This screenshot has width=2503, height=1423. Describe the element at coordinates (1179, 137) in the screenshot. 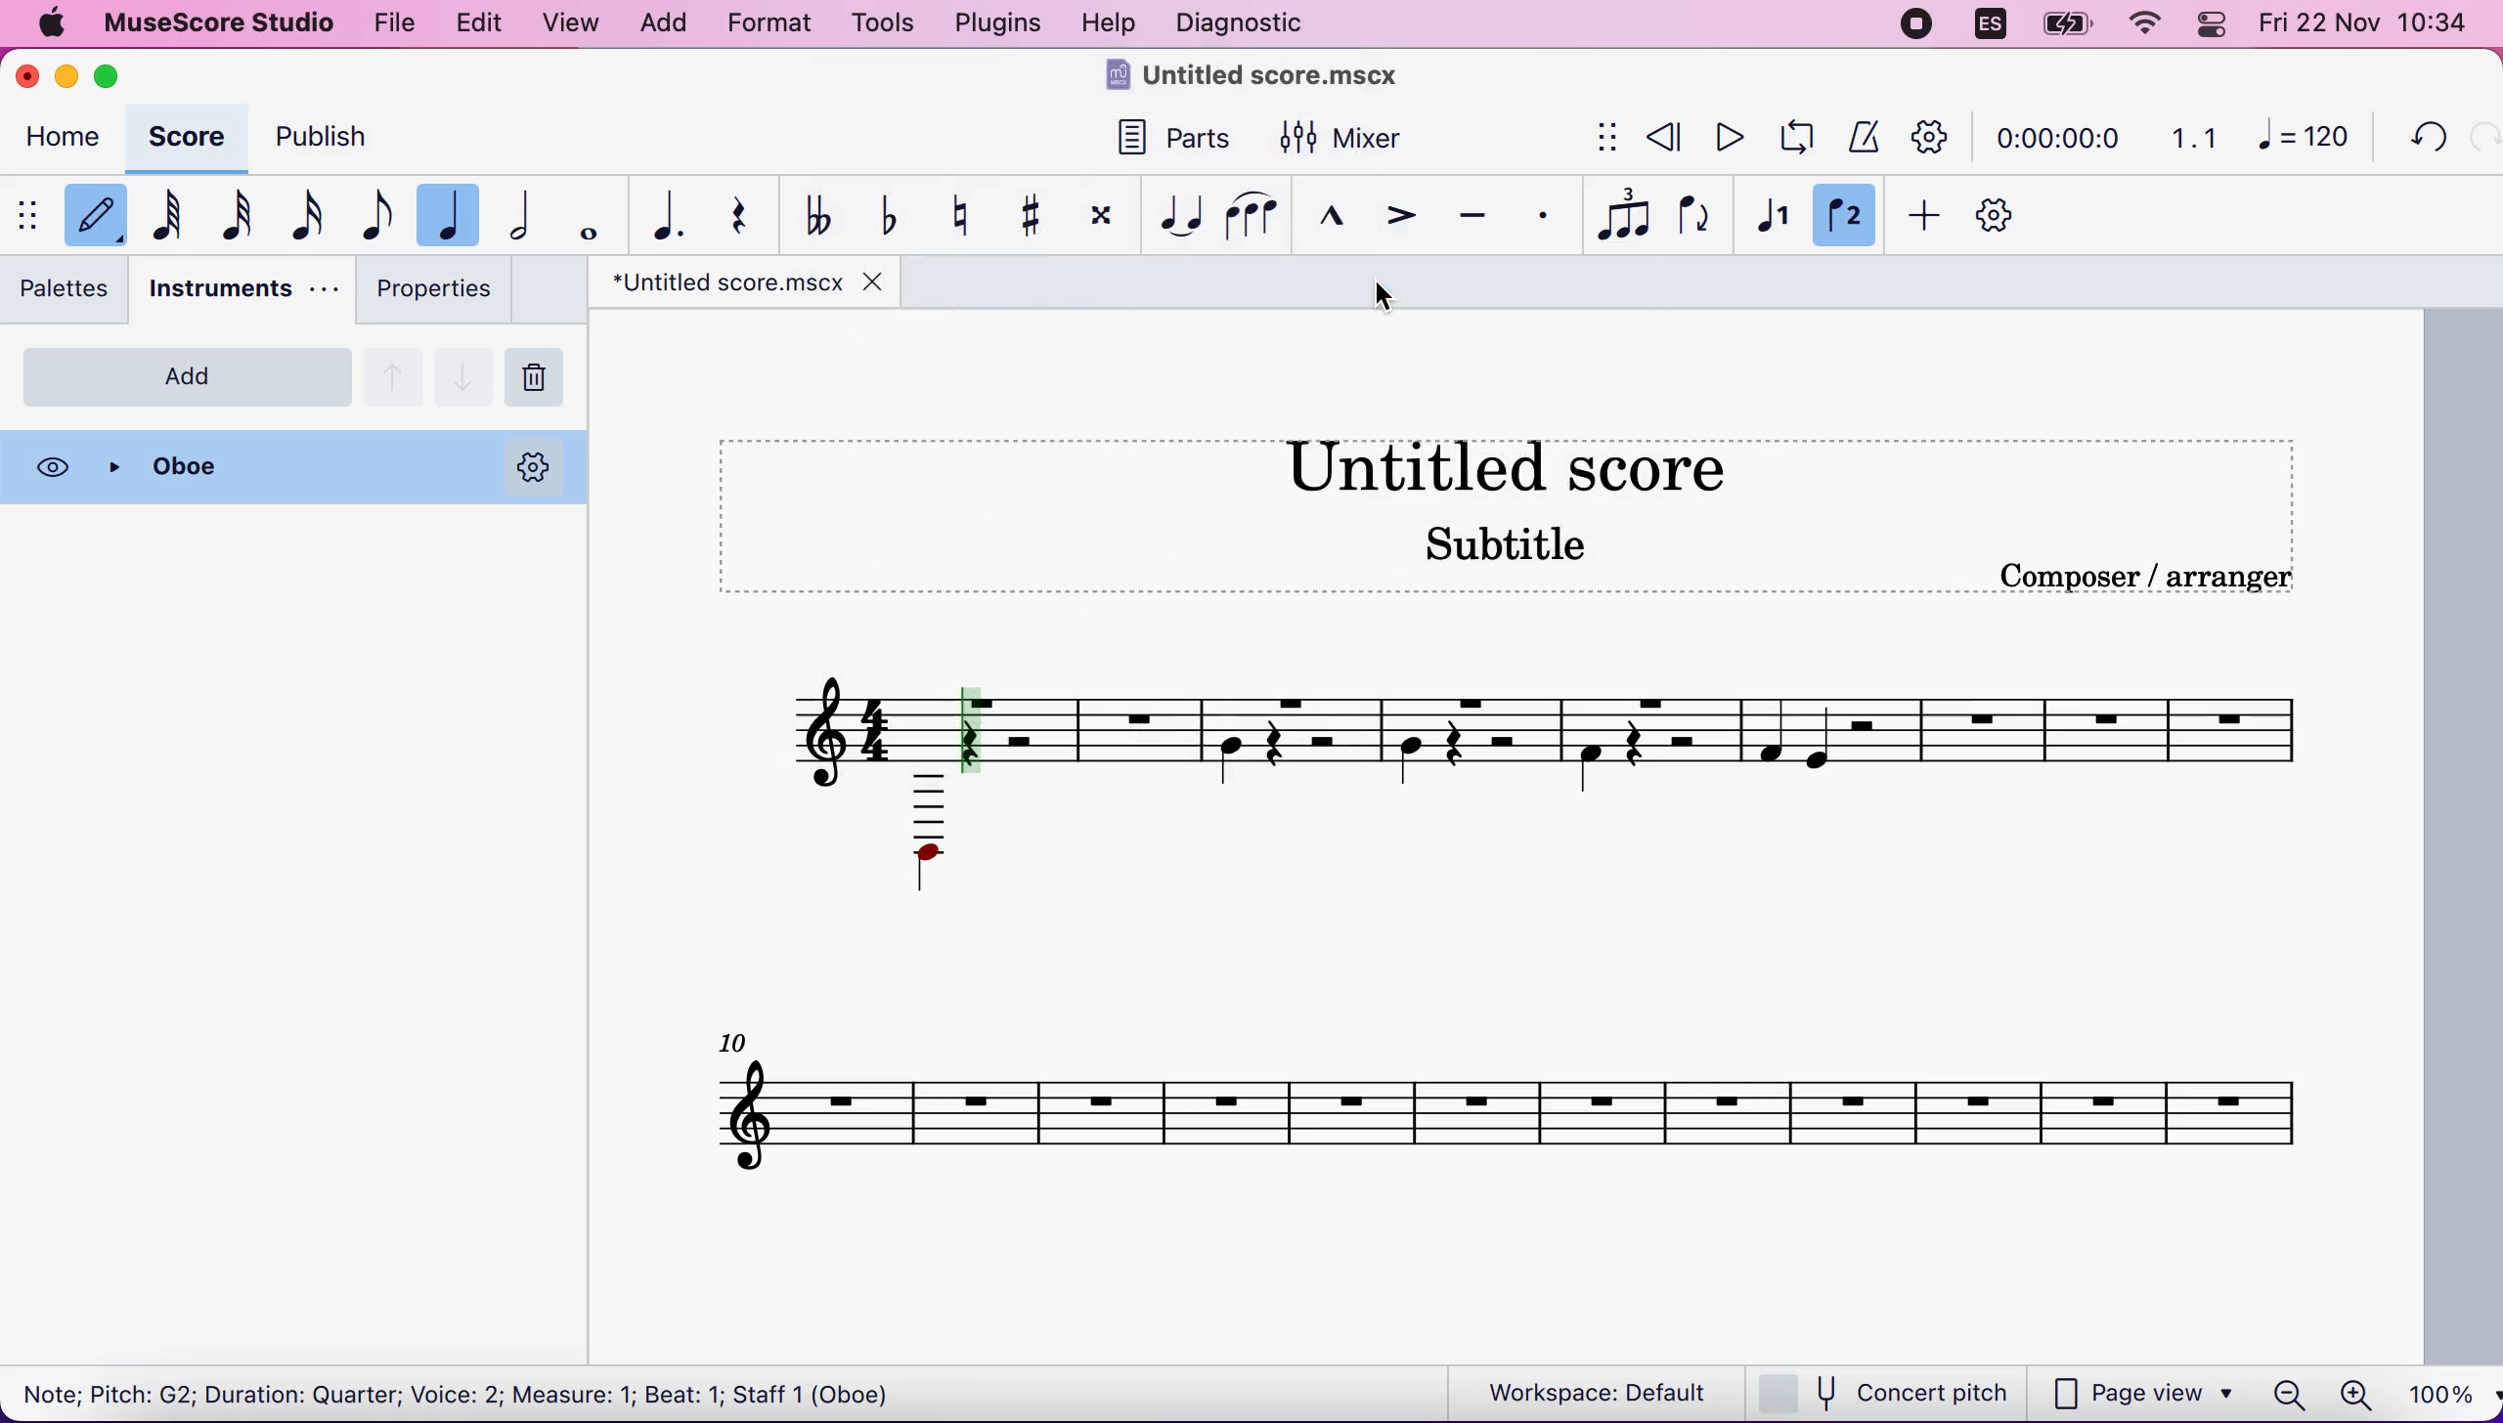

I see `parts` at that location.